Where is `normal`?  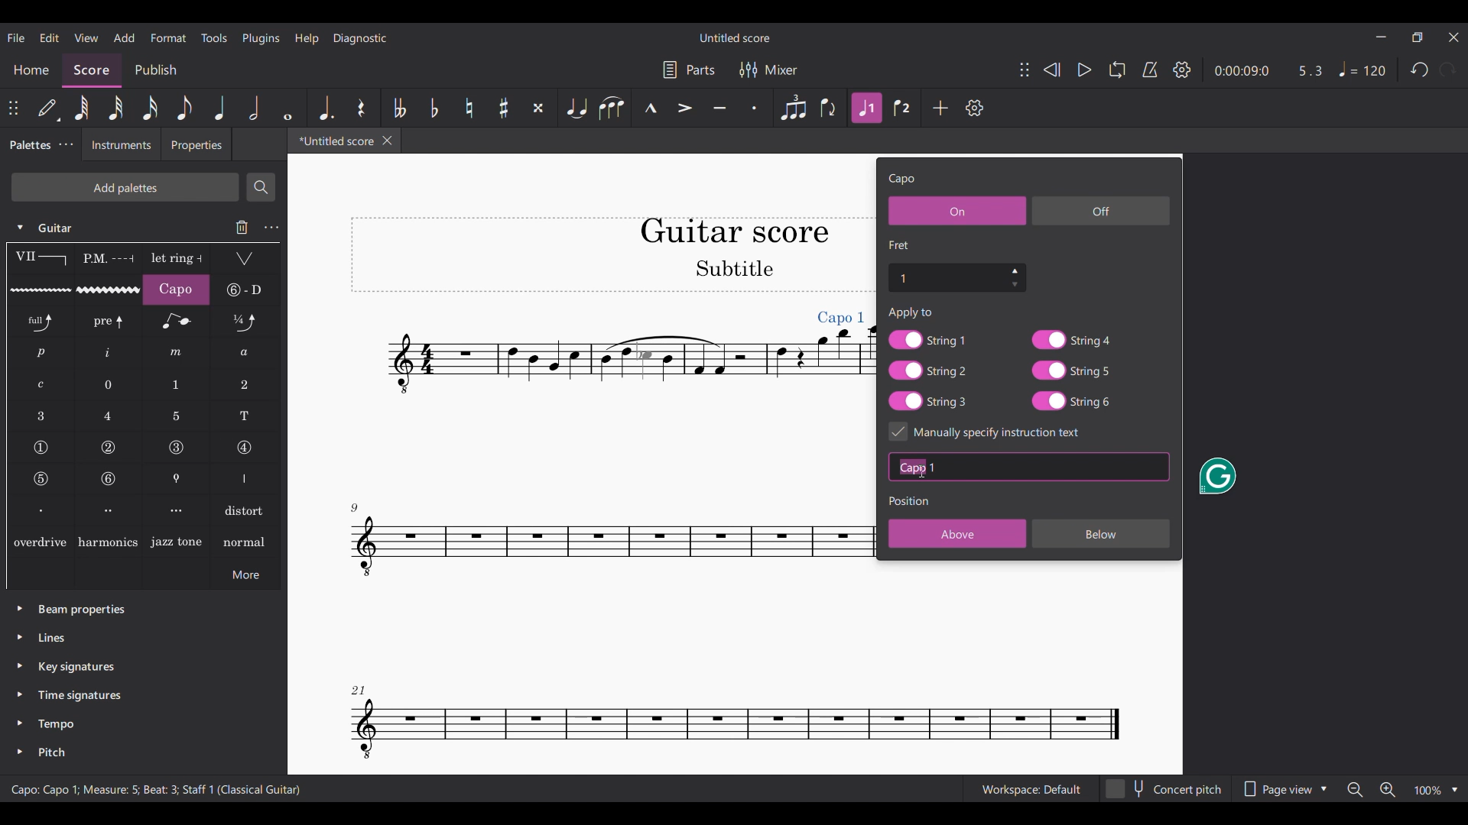 normal is located at coordinates (245, 541).